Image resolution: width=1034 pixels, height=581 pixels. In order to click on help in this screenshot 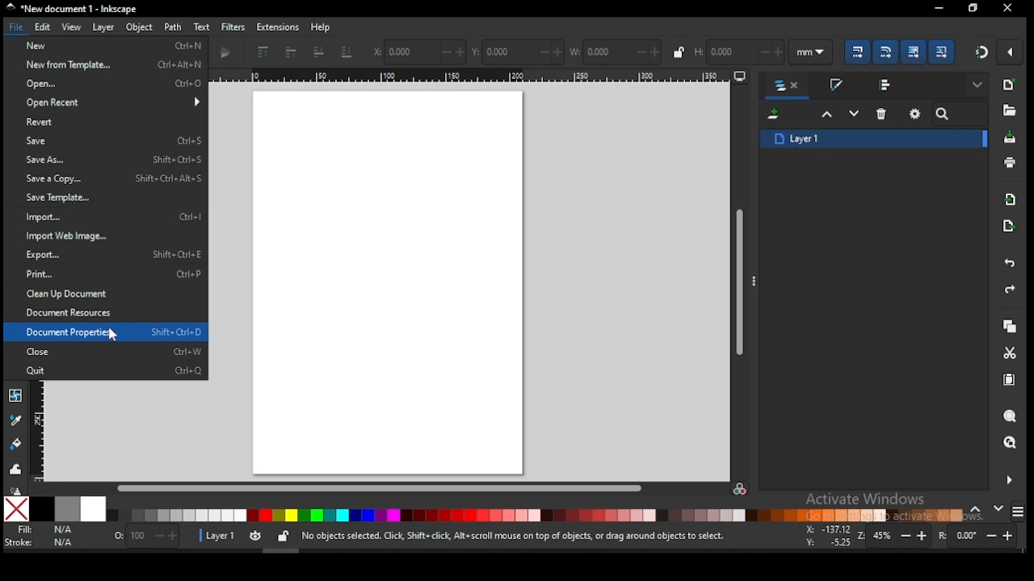, I will do `click(323, 27)`.